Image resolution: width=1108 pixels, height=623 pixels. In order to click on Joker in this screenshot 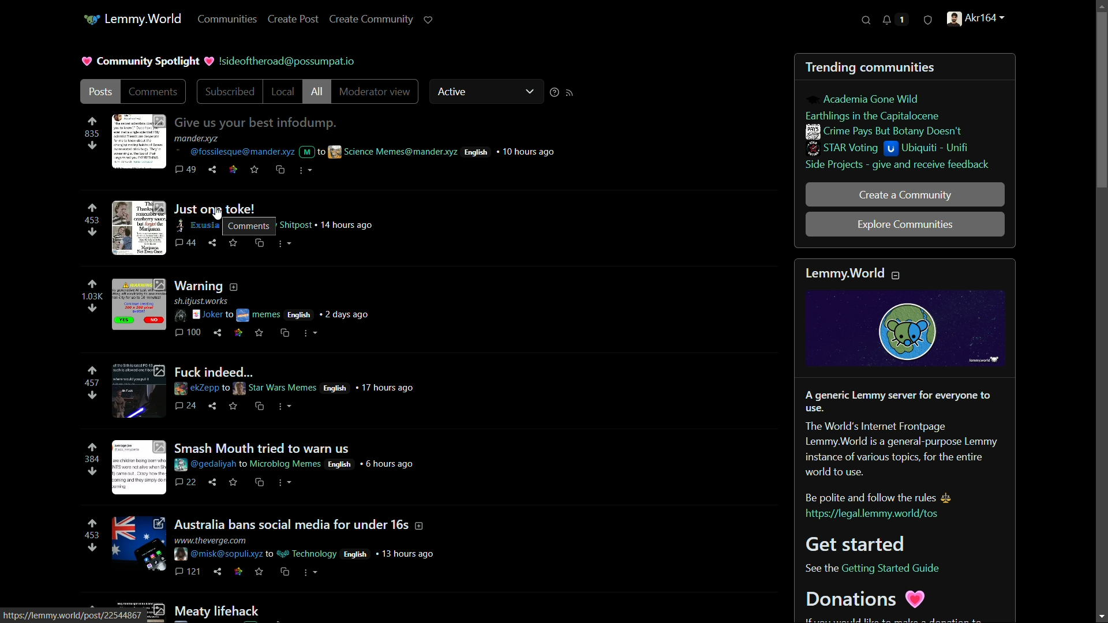, I will do `click(197, 316)`.